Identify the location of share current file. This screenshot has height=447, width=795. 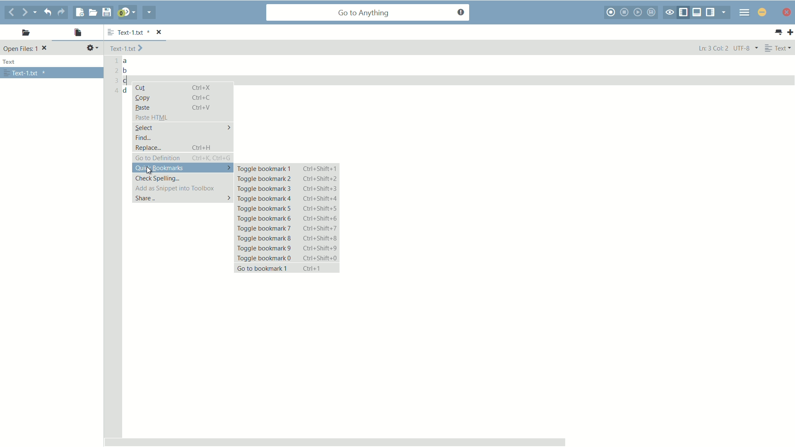
(149, 13).